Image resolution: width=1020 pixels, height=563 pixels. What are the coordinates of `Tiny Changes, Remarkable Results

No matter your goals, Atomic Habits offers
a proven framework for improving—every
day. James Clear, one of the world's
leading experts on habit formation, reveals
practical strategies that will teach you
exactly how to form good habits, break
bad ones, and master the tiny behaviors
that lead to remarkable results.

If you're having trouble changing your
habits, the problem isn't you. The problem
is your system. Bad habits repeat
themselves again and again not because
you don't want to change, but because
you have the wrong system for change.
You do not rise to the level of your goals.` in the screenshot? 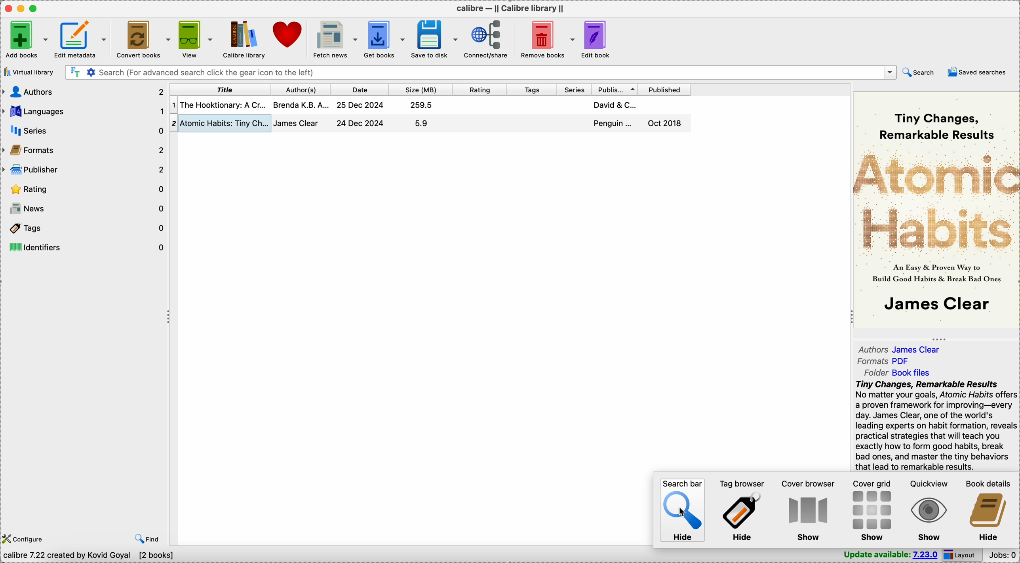 It's located at (934, 426).